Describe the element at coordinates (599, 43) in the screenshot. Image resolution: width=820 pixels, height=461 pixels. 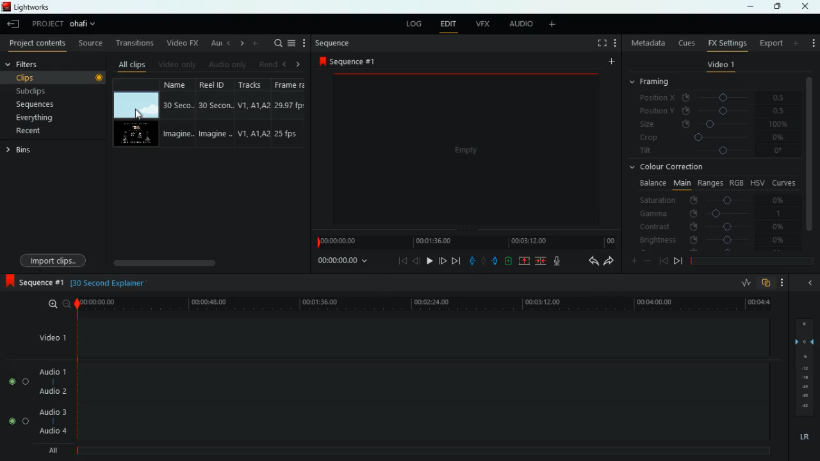
I see `screen` at that location.